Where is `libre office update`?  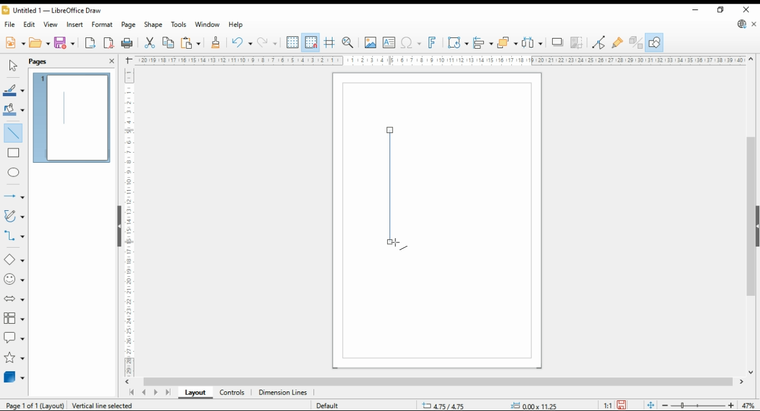
libre office update is located at coordinates (742, 25).